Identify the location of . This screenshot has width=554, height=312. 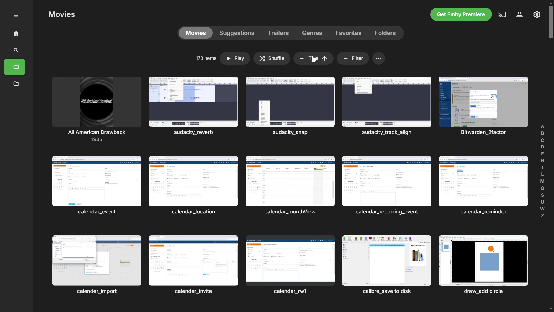
(388, 107).